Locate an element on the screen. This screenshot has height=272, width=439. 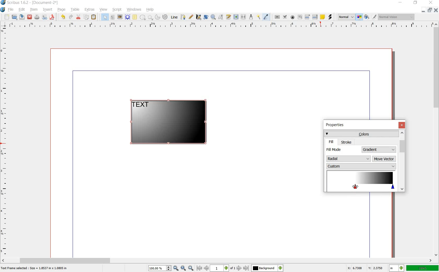
stroke is located at coordinates (346, 142).